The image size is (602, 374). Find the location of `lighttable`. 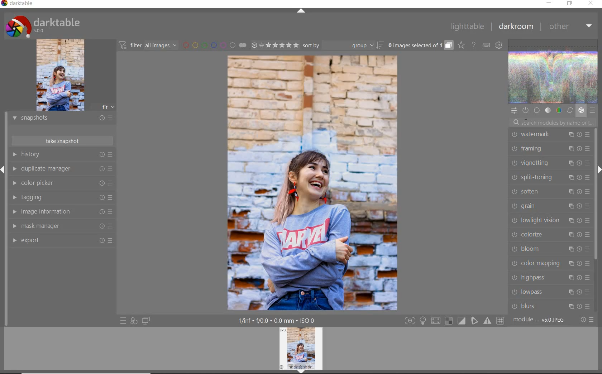

lighttable is located at coordinates (466, 28).